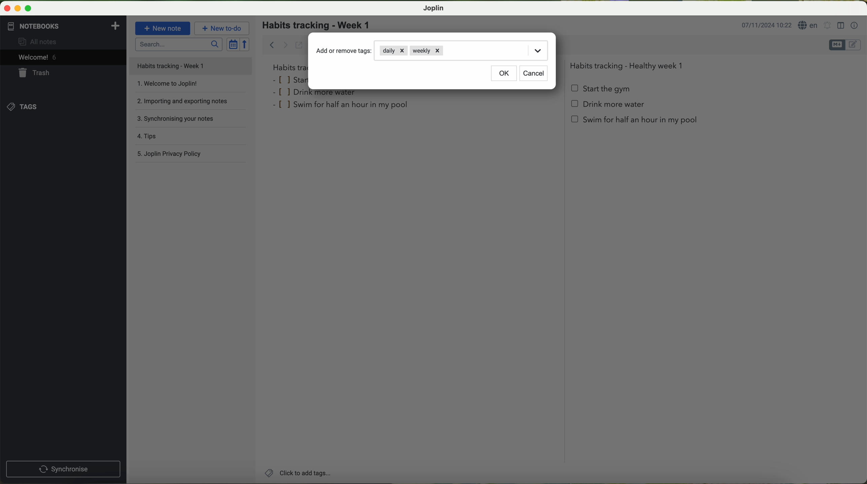 This screenshot has width=867, height=484. I want to click on back, so click(270, 44).